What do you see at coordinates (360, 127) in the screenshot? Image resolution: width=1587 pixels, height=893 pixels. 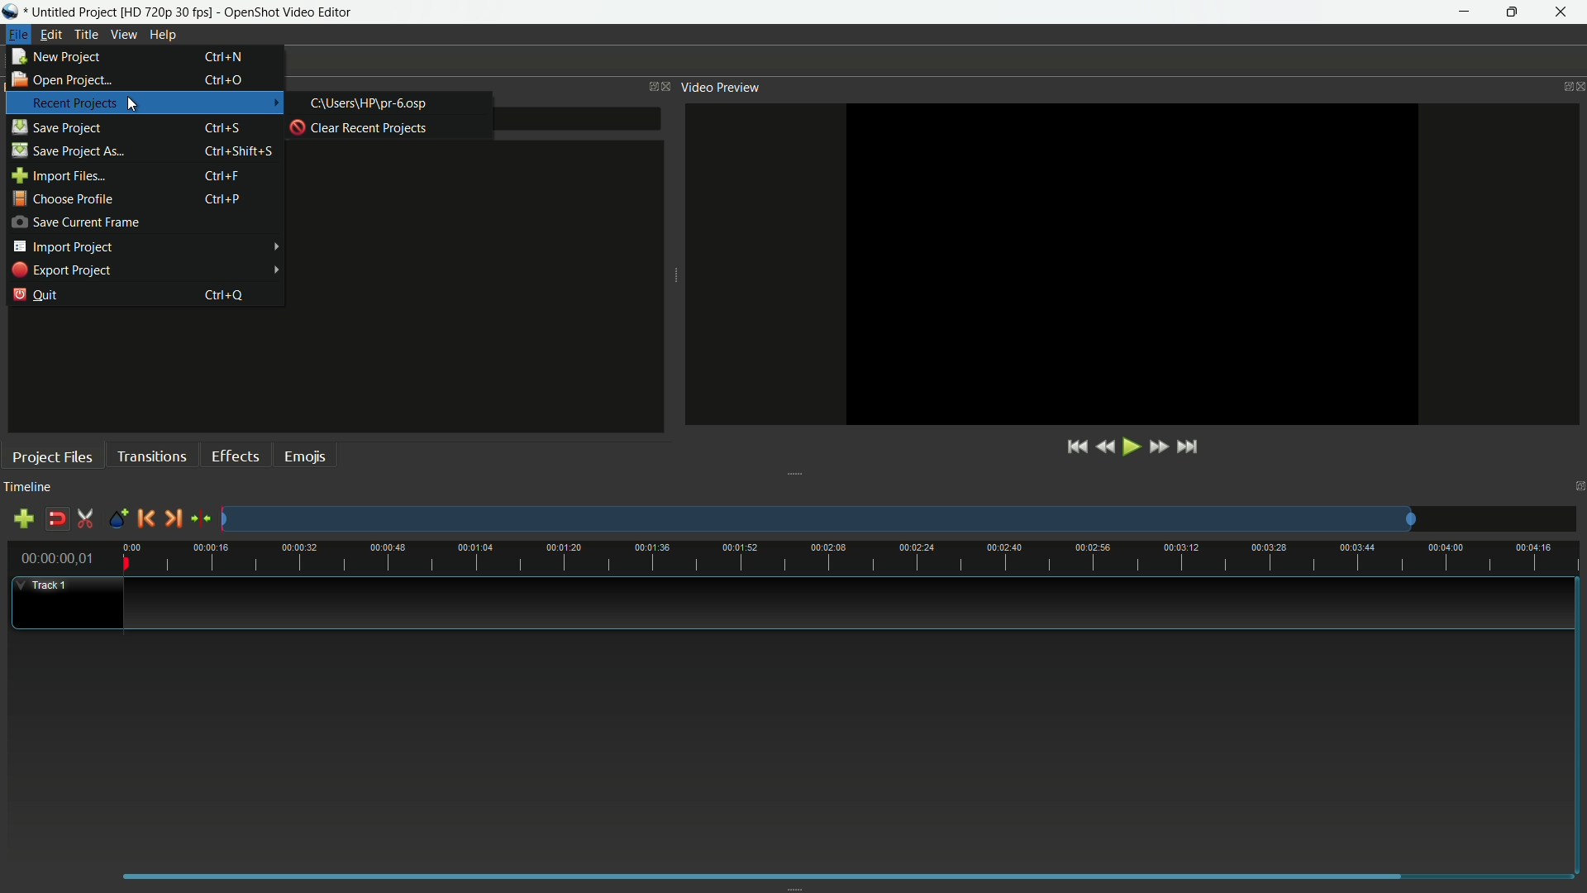 I see `clear recent project` at bounding box center [360, 127].